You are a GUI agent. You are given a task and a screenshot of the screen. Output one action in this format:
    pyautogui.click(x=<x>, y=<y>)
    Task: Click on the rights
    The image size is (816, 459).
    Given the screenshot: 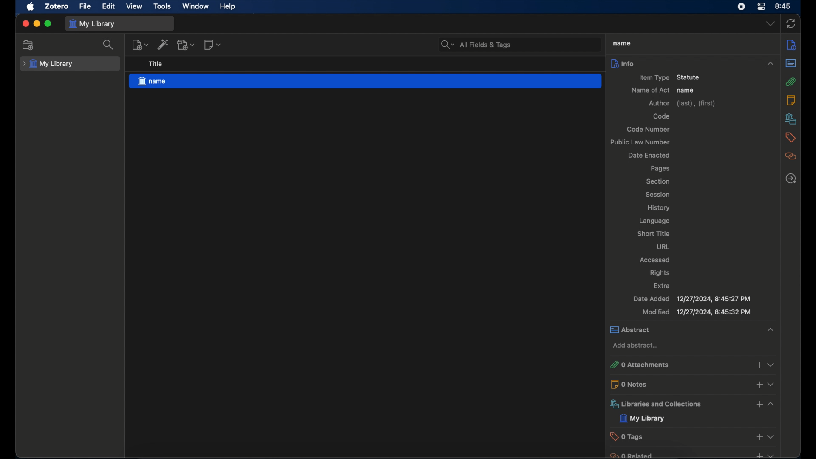 What is the action you would take?
    pyautogui.click(x=660, y=273)
    